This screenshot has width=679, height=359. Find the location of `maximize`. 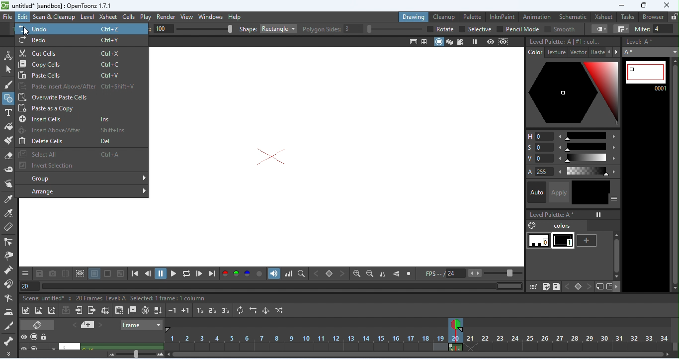

maximize is located at coordinates (644, 5).